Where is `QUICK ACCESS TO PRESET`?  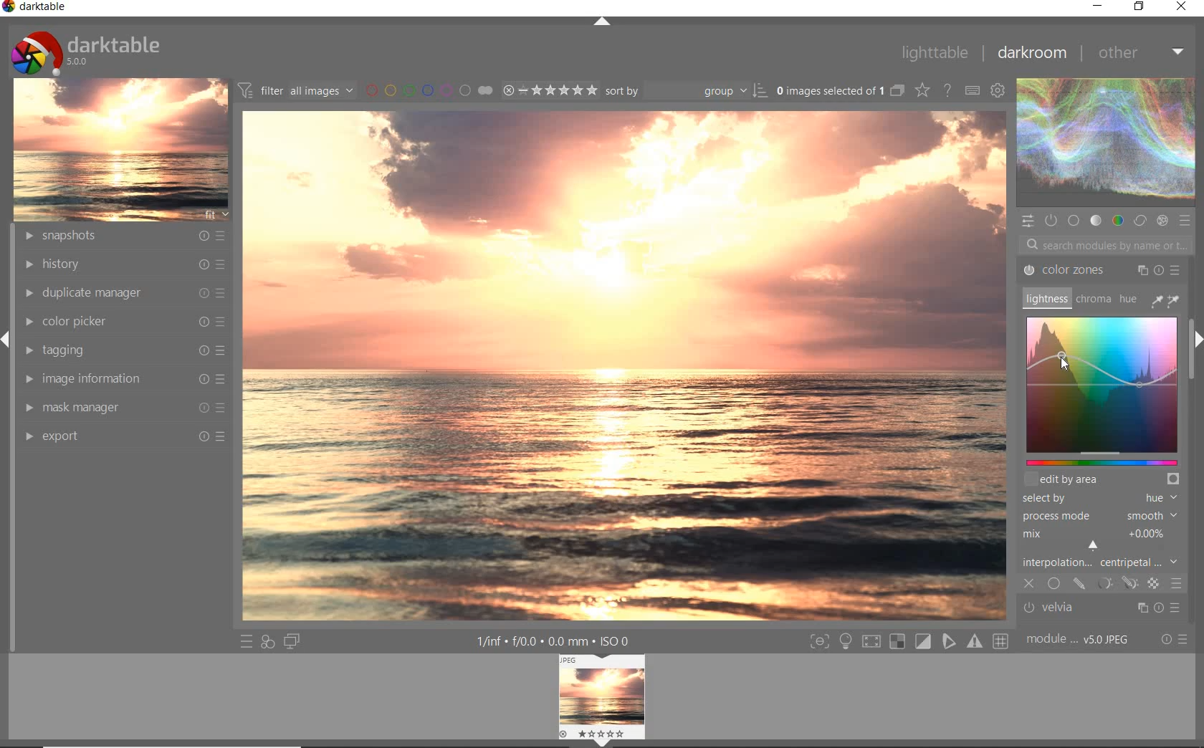 QUICK ACCESS TO PRESET is located at coordinates (244, 642).